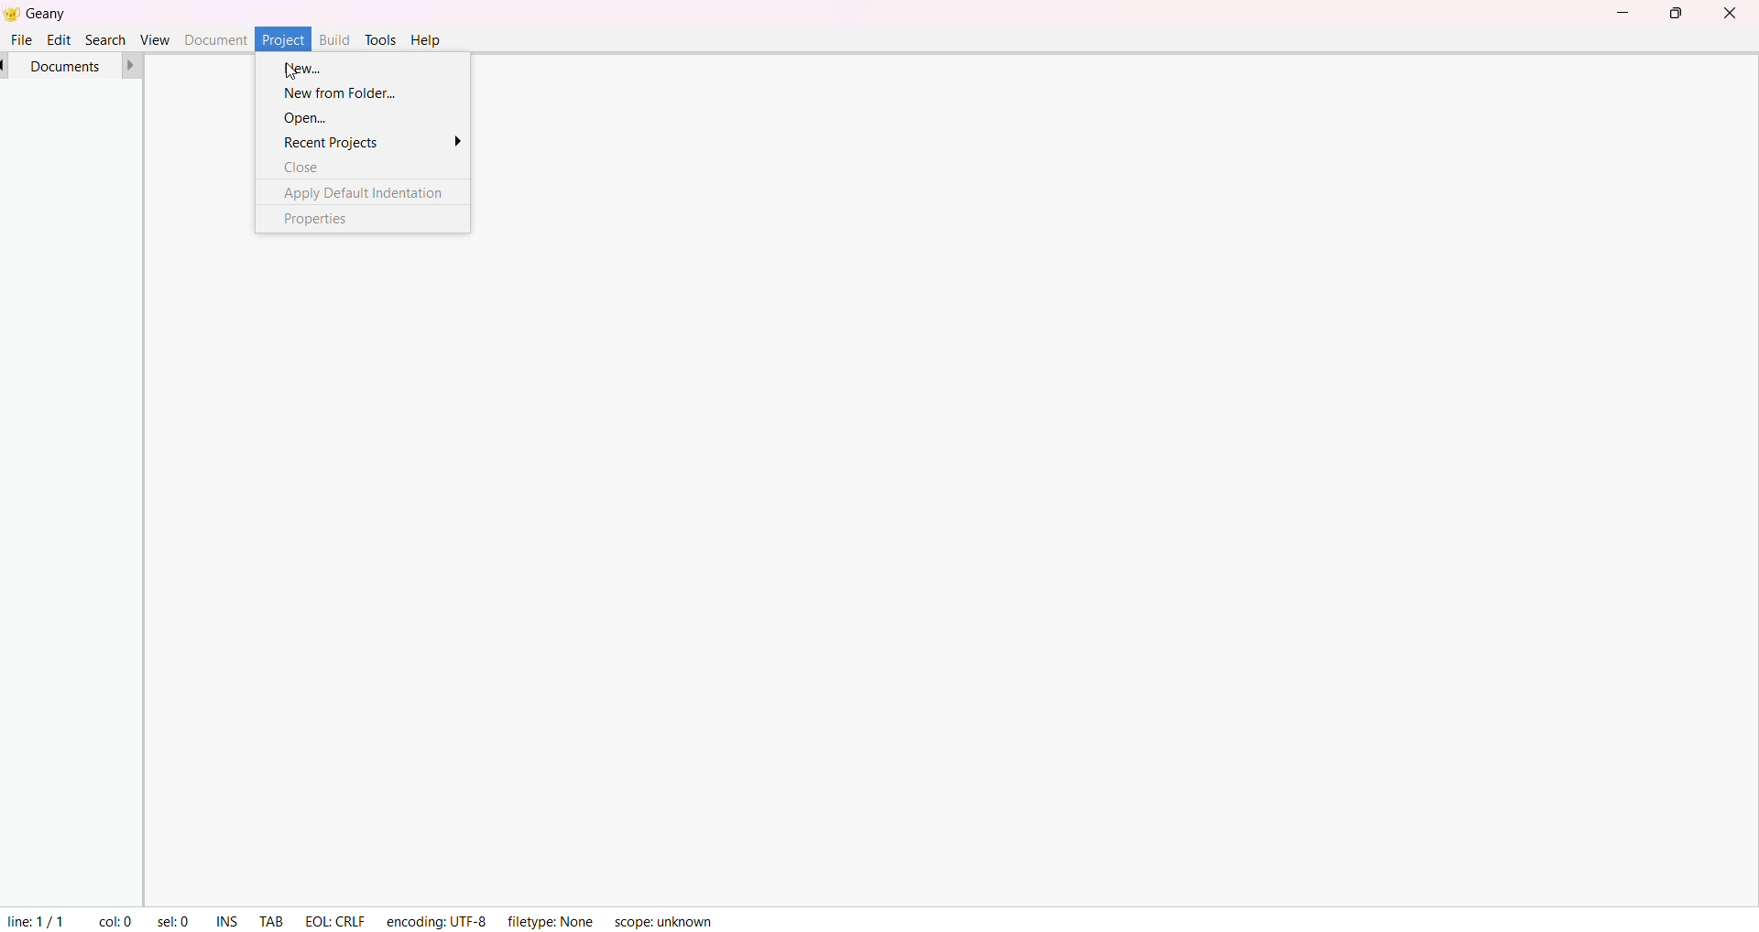 The height and width of the screenshot is (932, 1759). Describe the element at coordinates (427, 41) in the screenshot. I see `help` at that location.